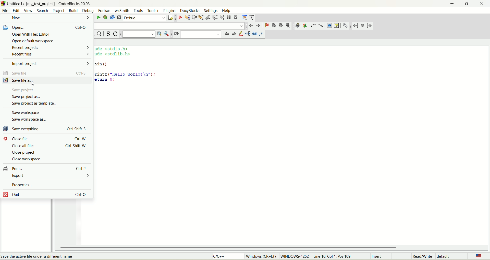 The image size is (490, 260). I want to click on debug, so click(145, 18).